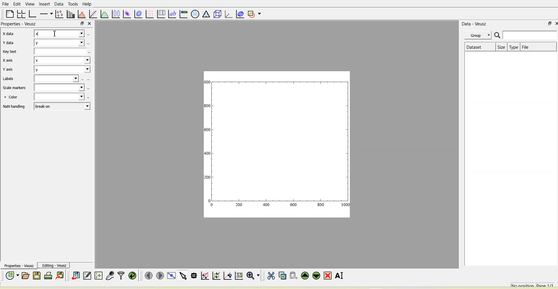 This screenshot has width=558, height=289. Describe the element at coordinates (208, 153) in the screenshot. I see `400` at that location.